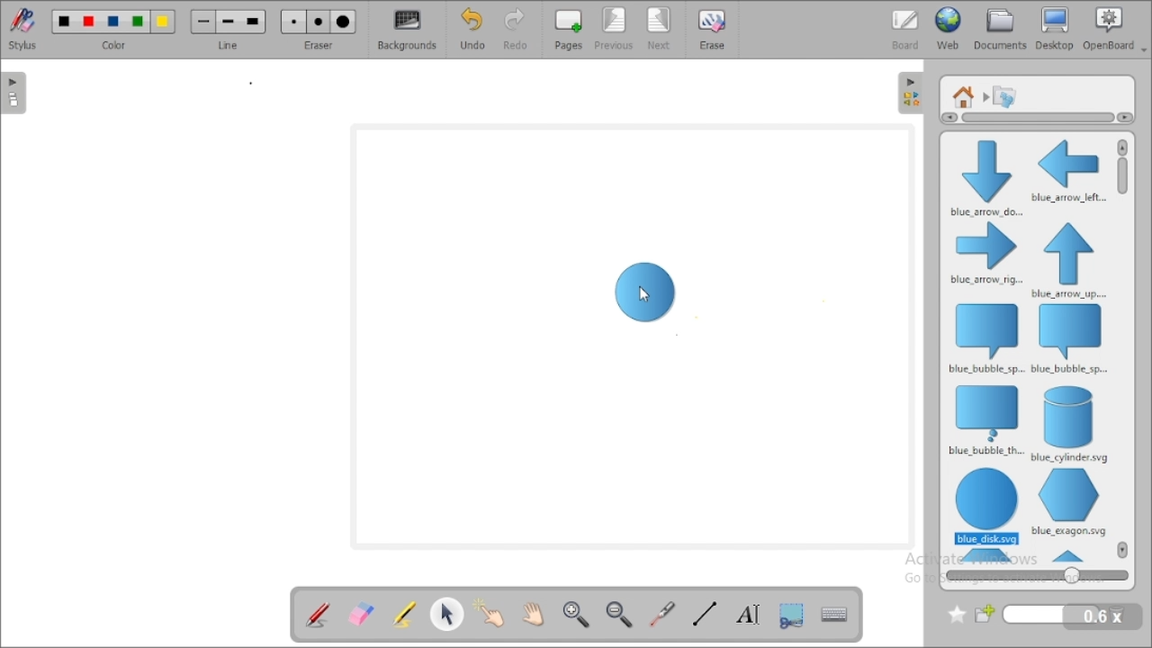  Describe the element at coordinates (113, 29) in the screenshot. I see `color` at that location.